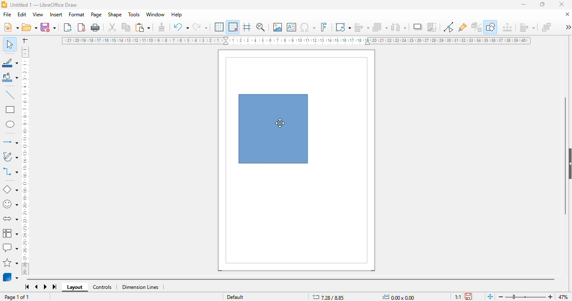 The width and height of the screenshot is (572, 301). Describe the element at coordinates (10, 142) in the screenshot. I see `lines and arrows` at that location.